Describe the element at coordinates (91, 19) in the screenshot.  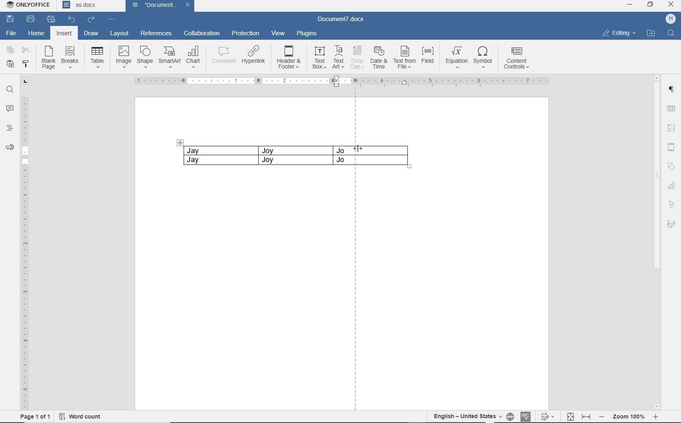
I see `REDO` at that location.